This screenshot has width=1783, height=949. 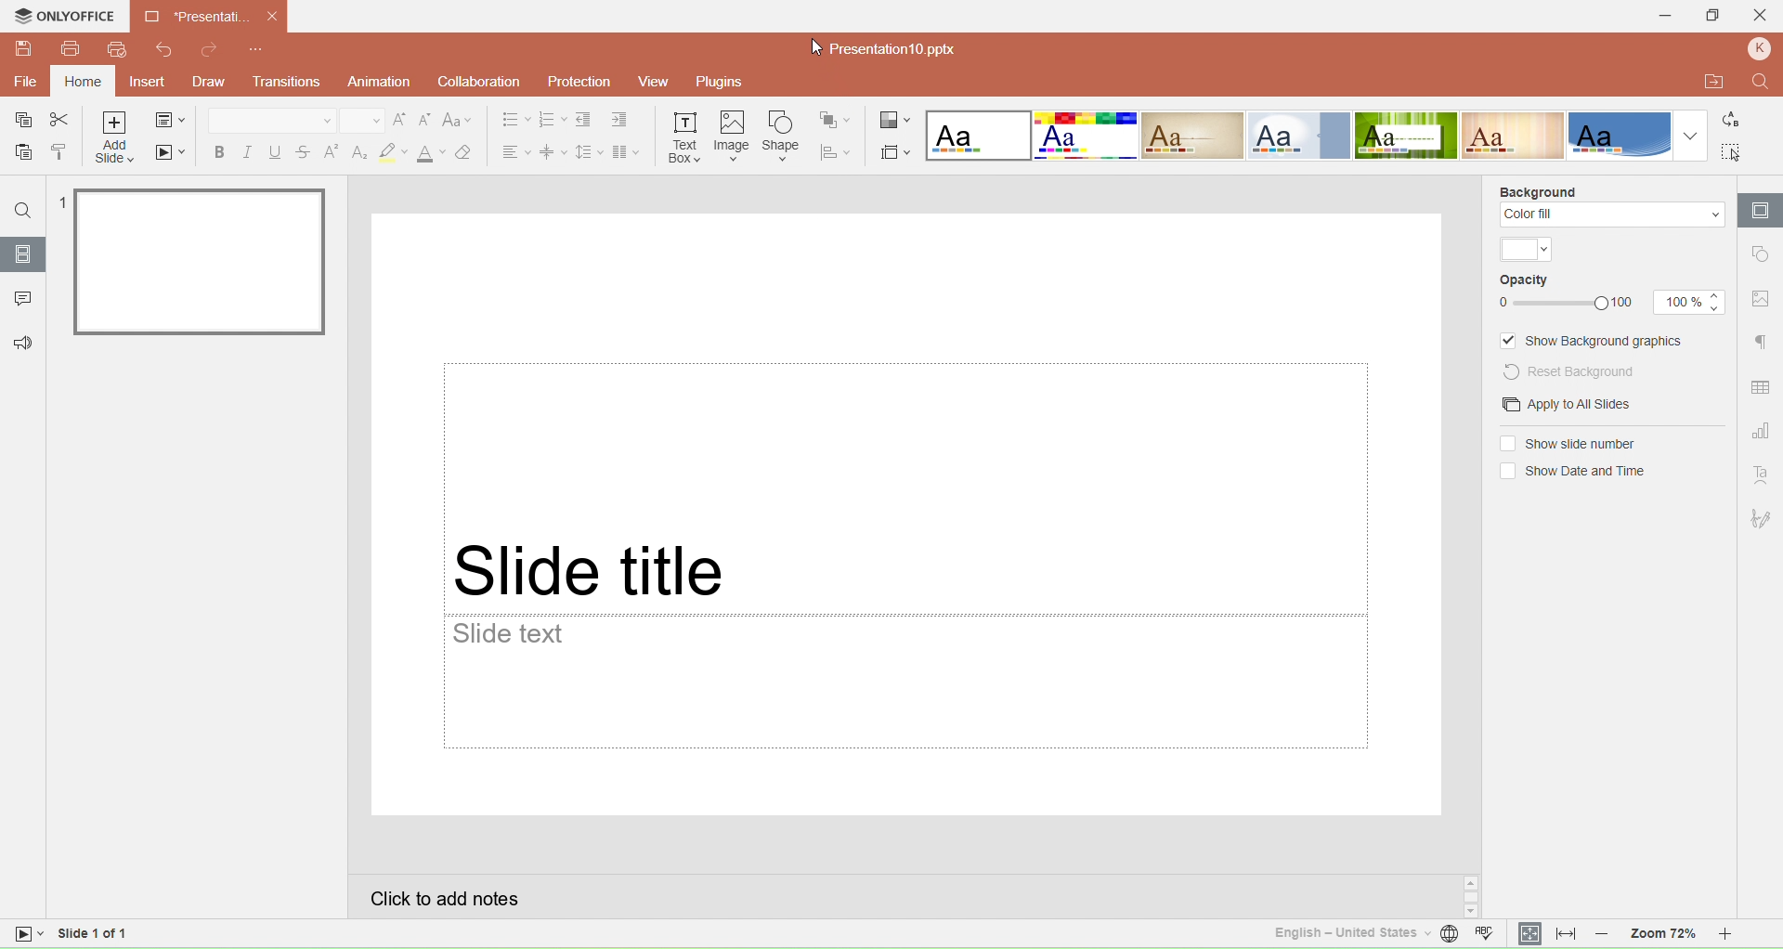 I want to click on Font color, so click(x=430, y=153).